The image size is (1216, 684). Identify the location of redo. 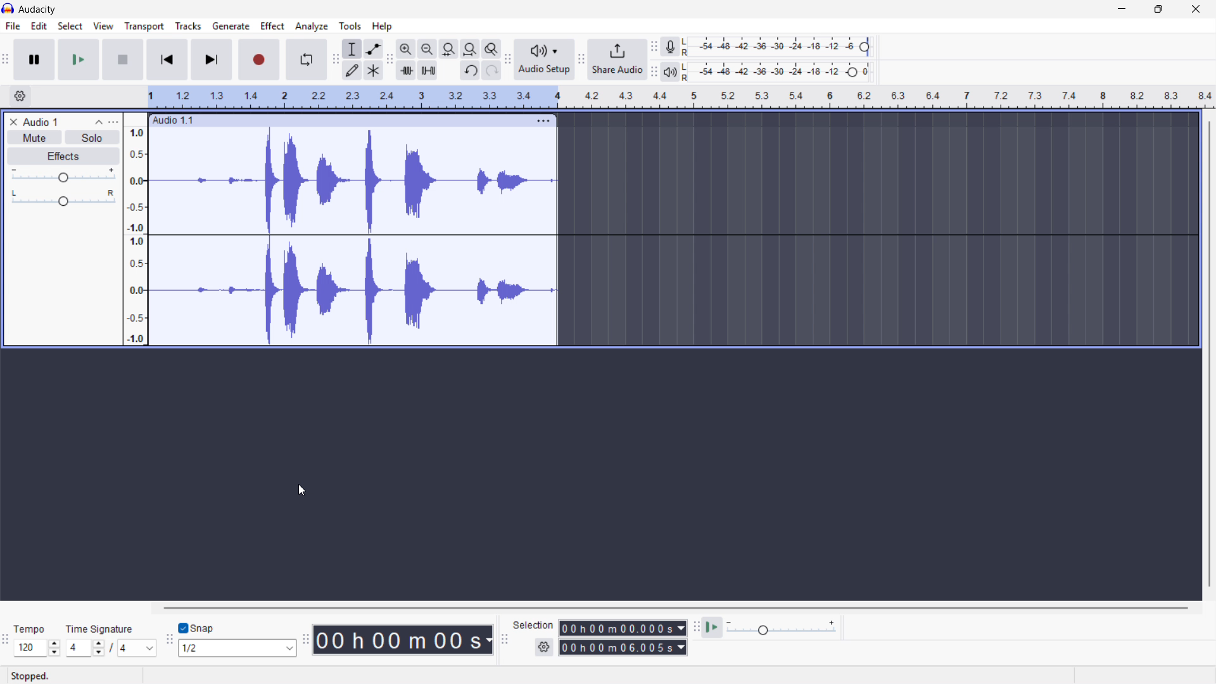
(491, 71).